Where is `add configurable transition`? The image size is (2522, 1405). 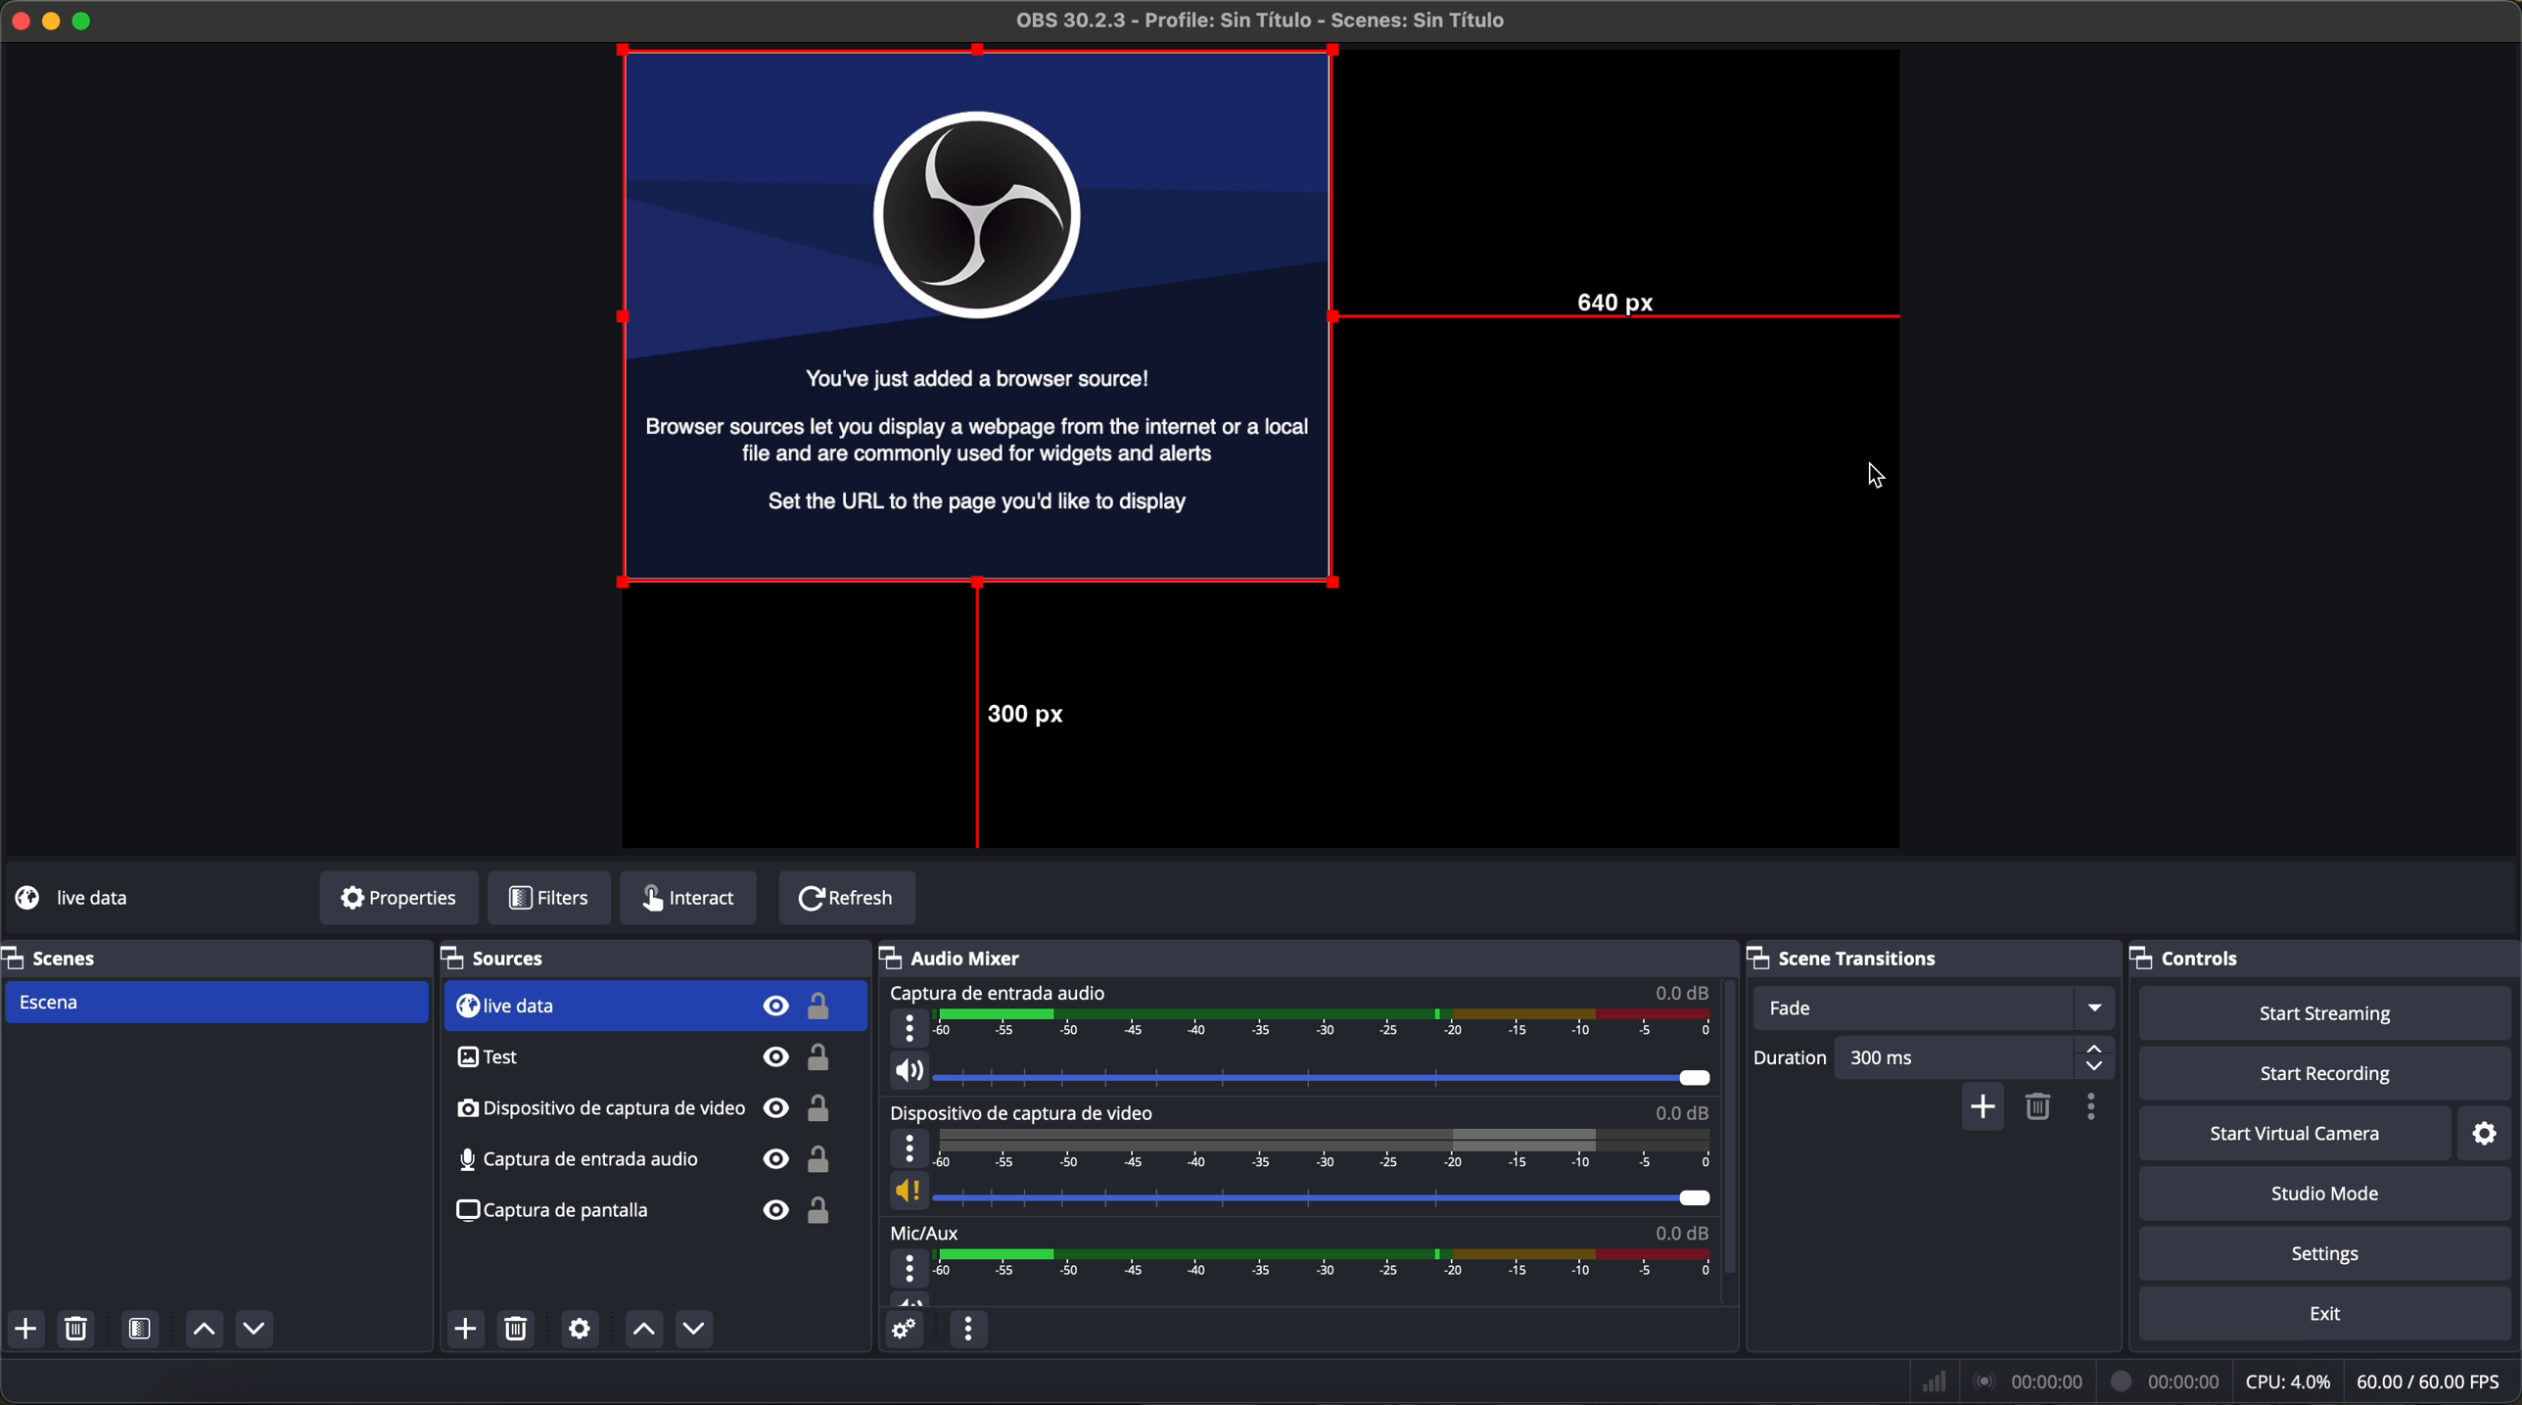
add configurable transition is located at coordinates (1985, 1108).